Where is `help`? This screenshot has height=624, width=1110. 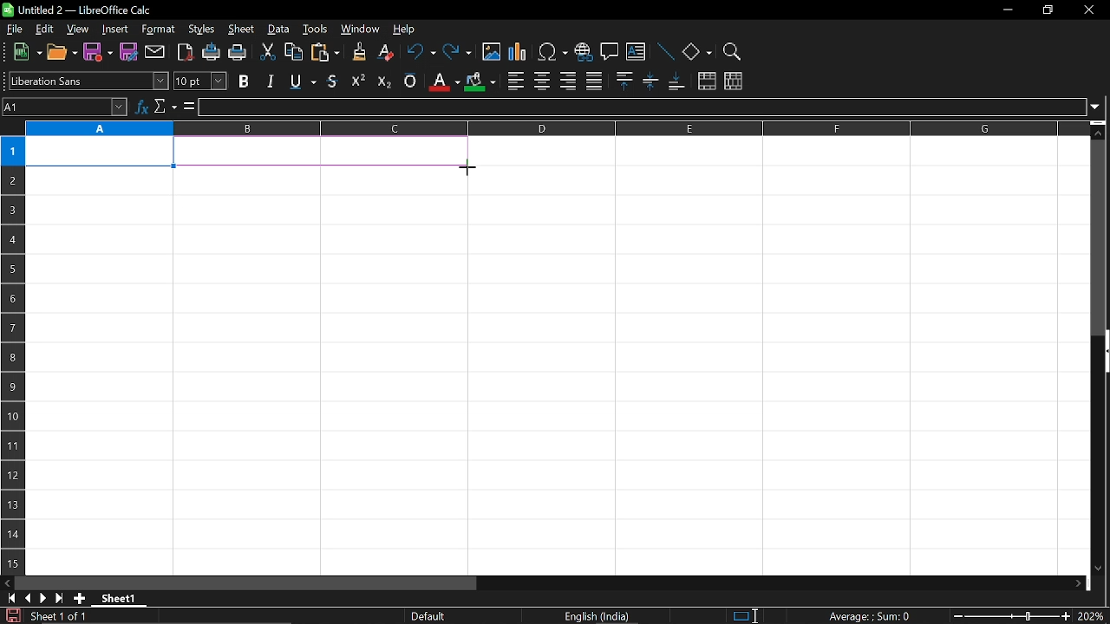 help is located at coordinates (411, 28).